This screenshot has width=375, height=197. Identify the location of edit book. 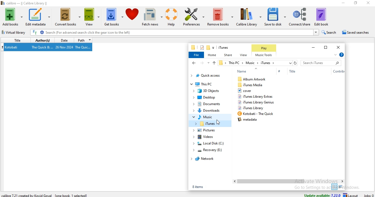
(321, 17).